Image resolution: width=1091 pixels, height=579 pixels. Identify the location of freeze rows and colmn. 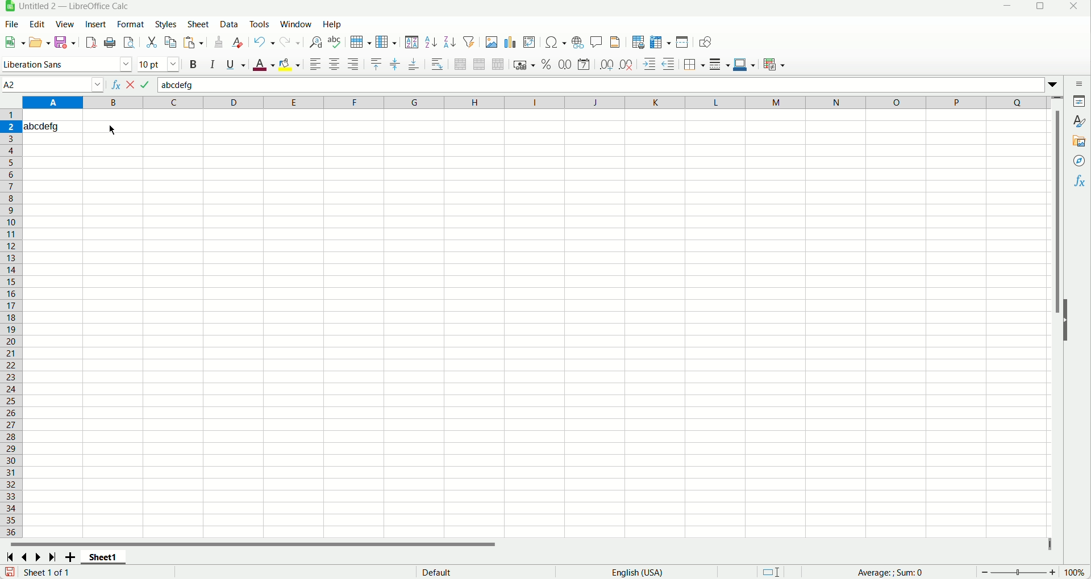
(659, 42).